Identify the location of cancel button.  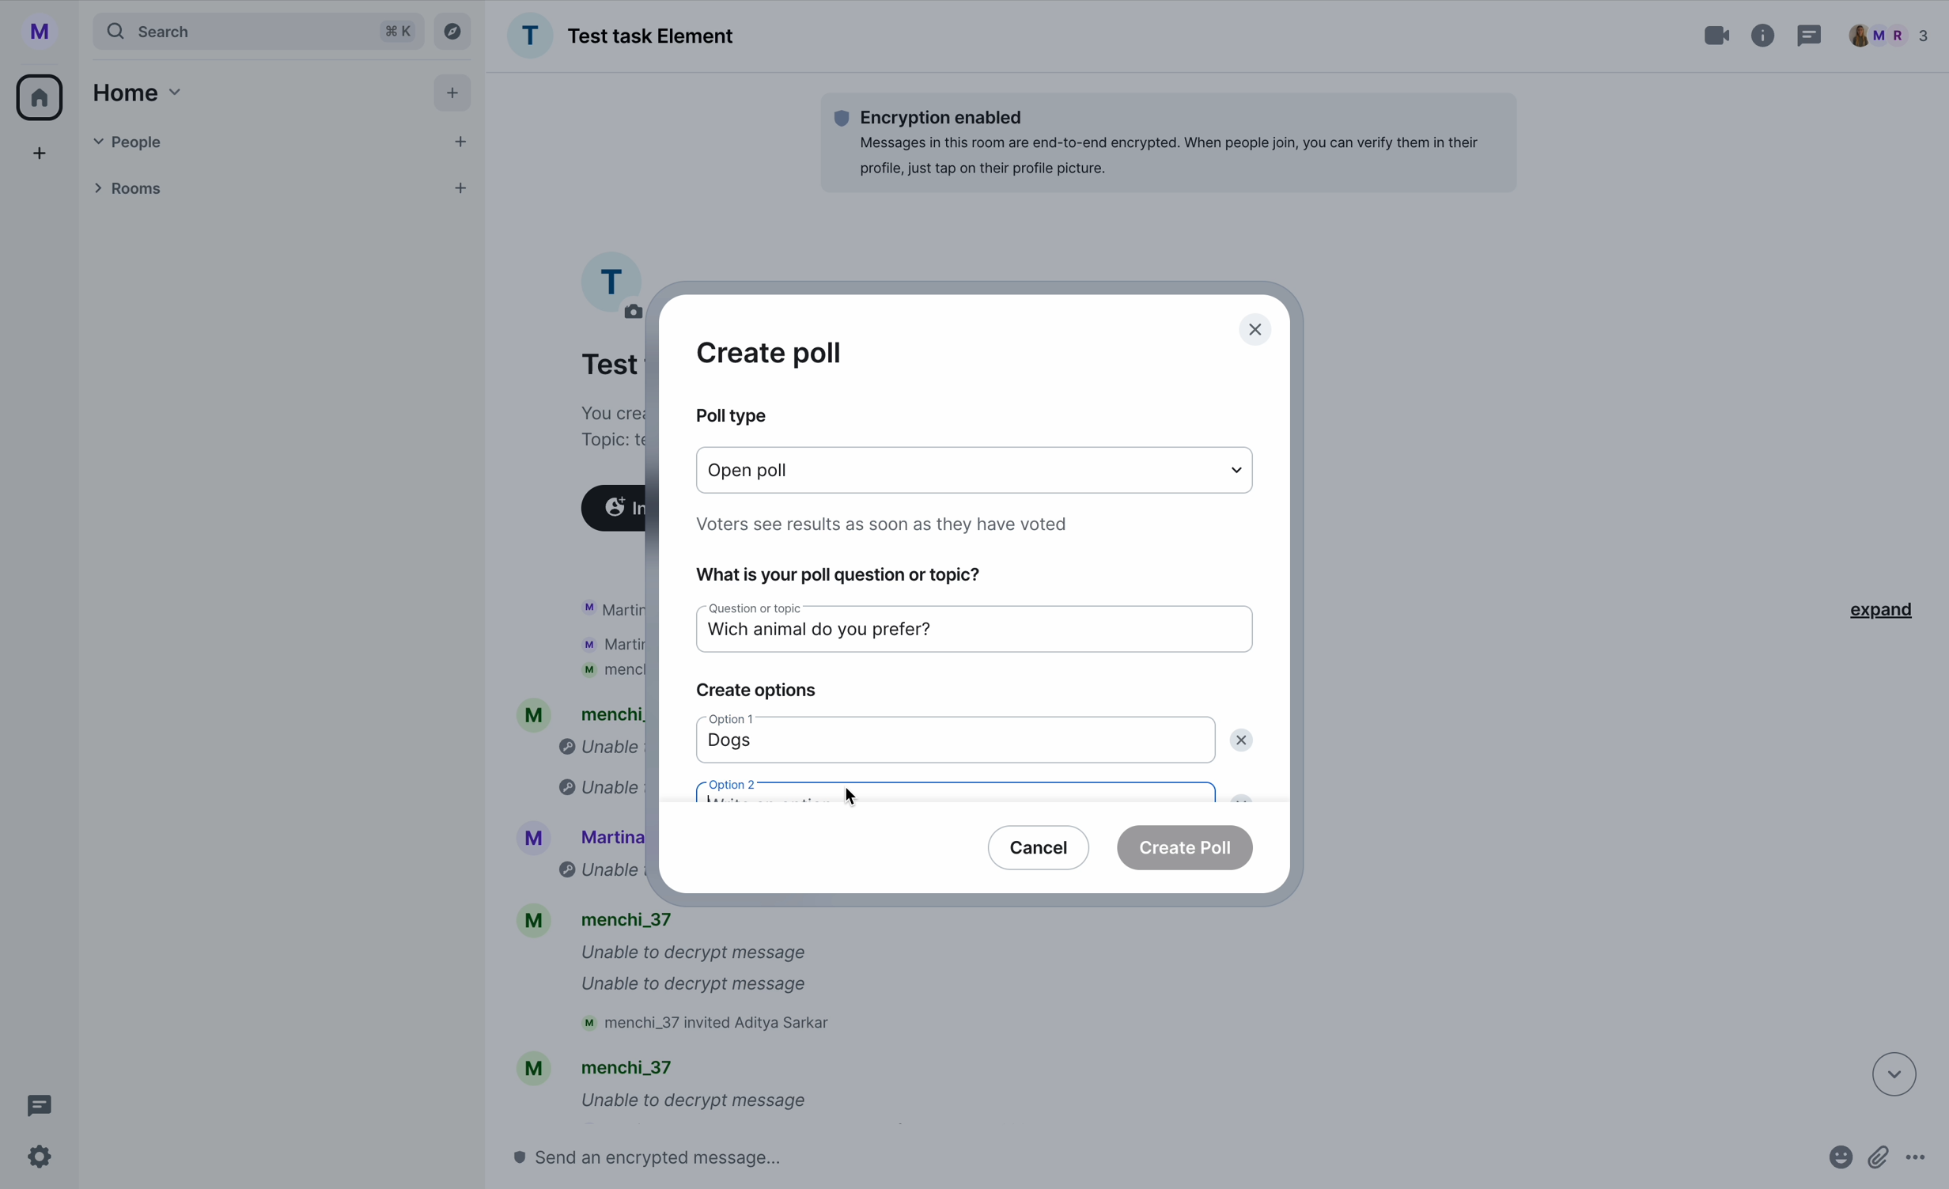
(1040, 846).